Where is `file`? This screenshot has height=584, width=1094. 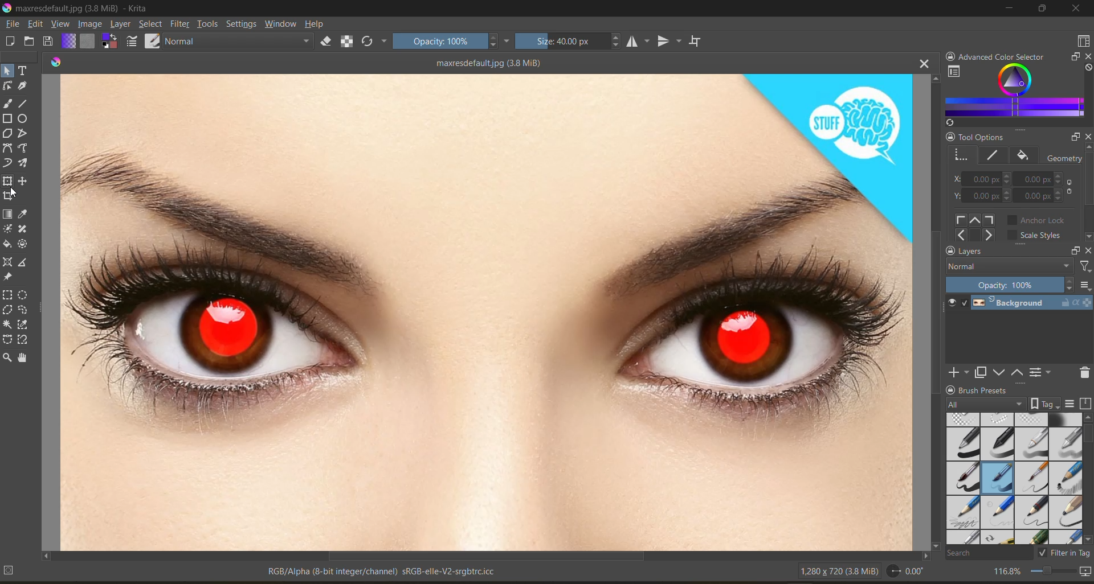
file is located at coordinates (14, 24).